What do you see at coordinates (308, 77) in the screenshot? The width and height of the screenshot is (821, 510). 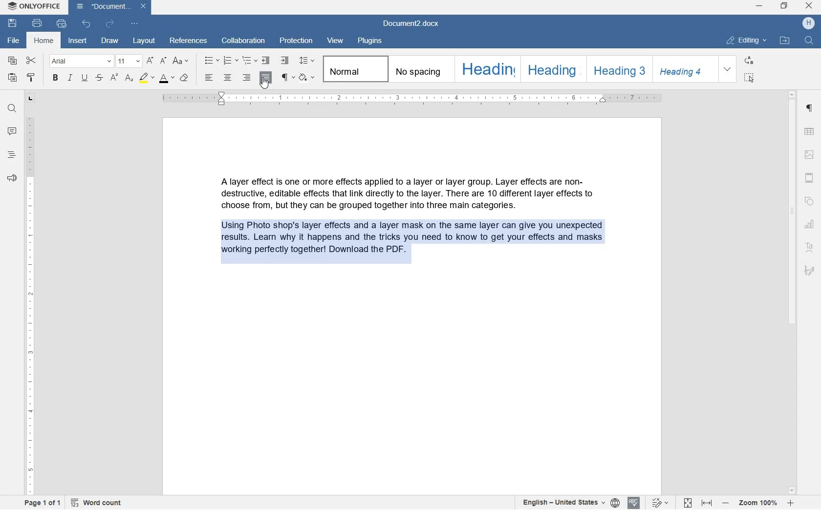 I see `SHADING` at bounding box center [308, 77].